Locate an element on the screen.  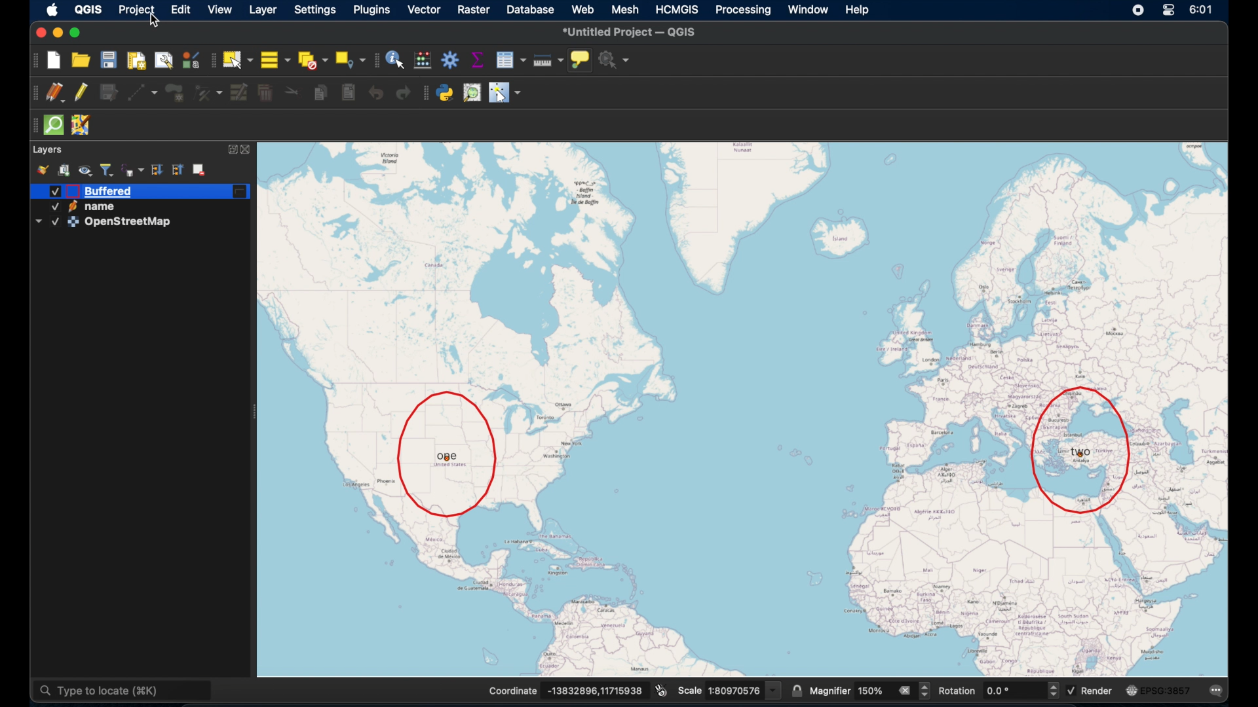
drag handle is located at coordinates (377, 60).